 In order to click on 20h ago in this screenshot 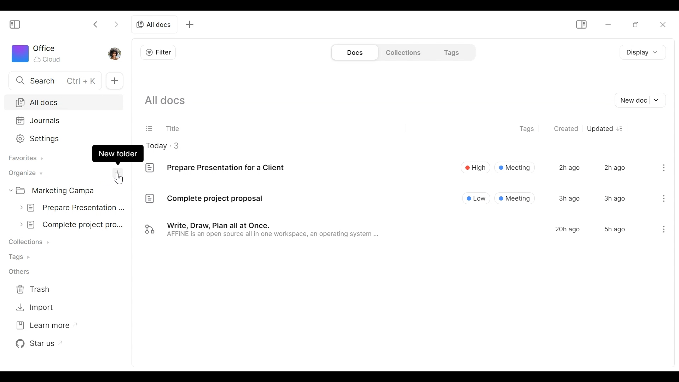, I will do `click(568, 229)`.